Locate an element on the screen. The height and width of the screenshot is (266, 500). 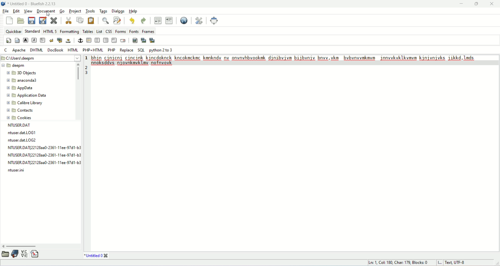
formatting is located at coordinates (70, 31).